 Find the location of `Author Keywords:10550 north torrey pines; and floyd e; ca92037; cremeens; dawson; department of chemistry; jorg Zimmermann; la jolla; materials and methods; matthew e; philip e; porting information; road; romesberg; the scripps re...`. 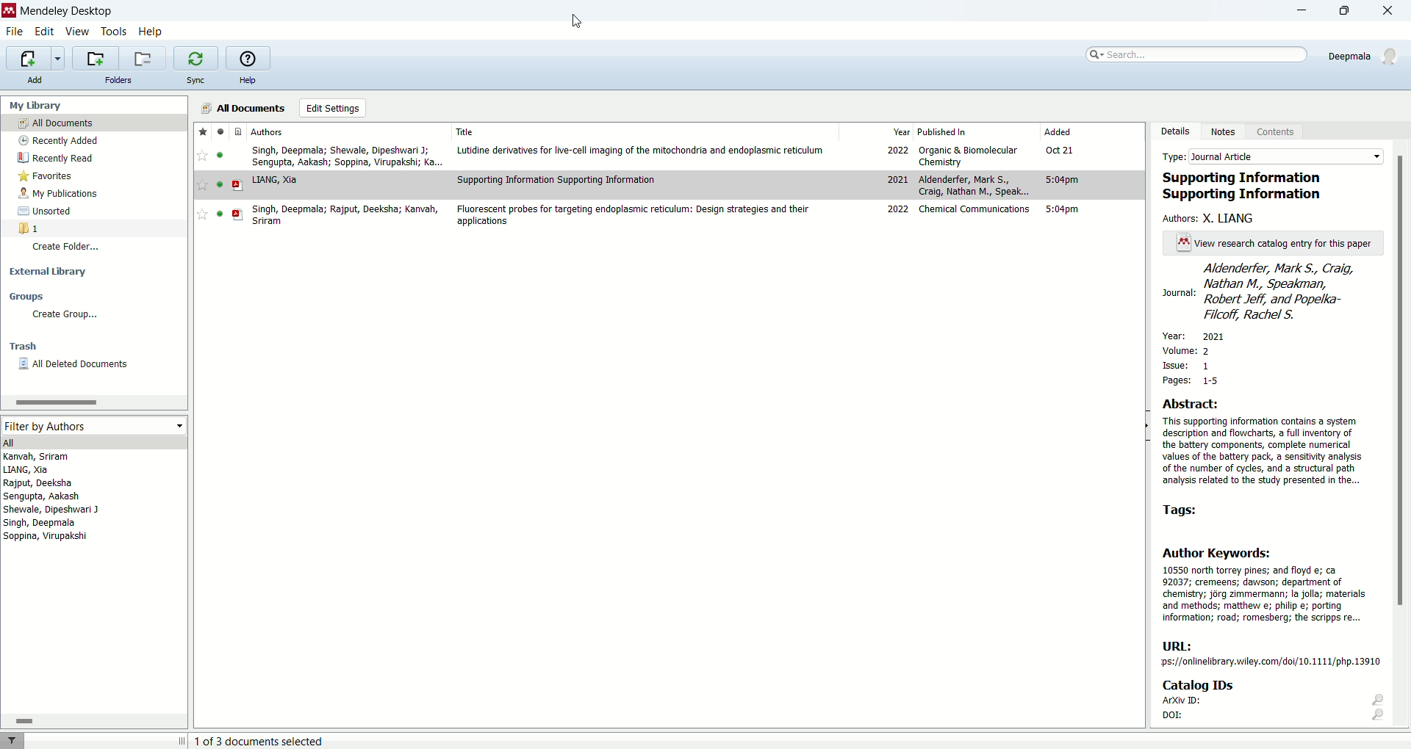

Author Keywords:10550 north torrey pines; and floyd e; ca92037; cremeens; dawson; department of chemistry; jorg Zimmermann; la jolla; materials and methods; matthew e; philip e; porting information; road; romesberg; the scripps re... is located at coordinates (1265, 585).